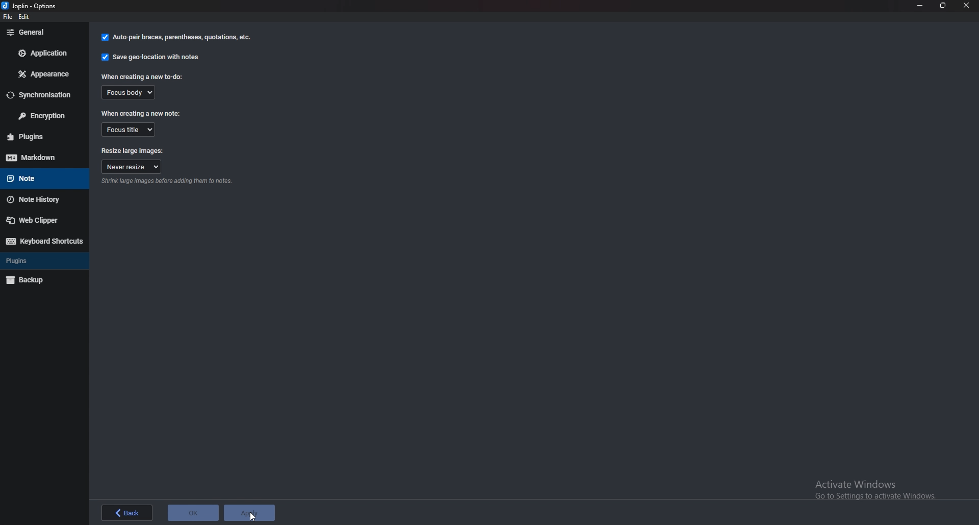  I want to click on When creating a new to do, so click(142, 77).